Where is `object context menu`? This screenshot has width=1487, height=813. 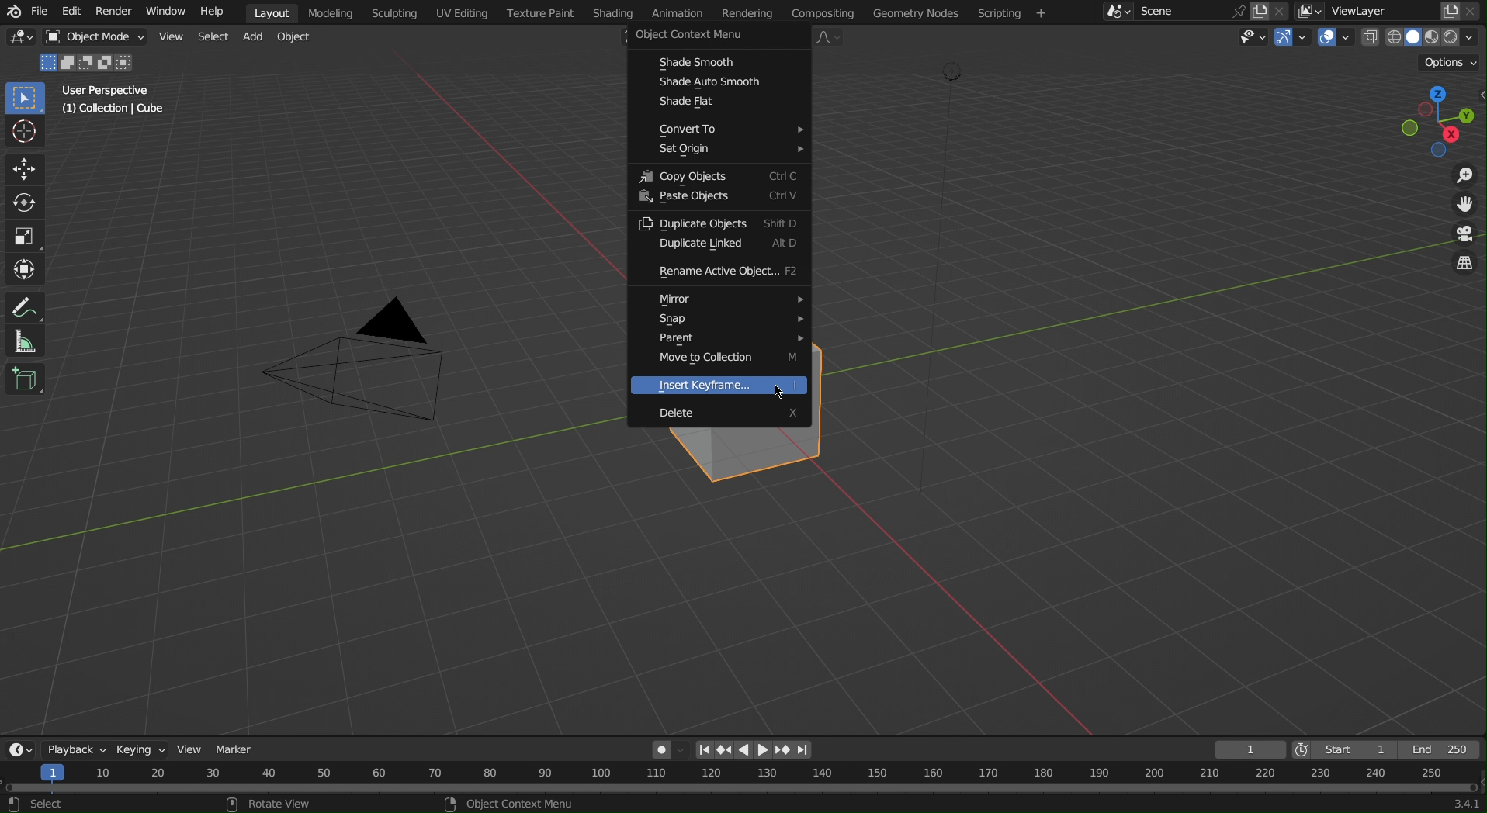
object context menu is located at coordinates (514, 803).